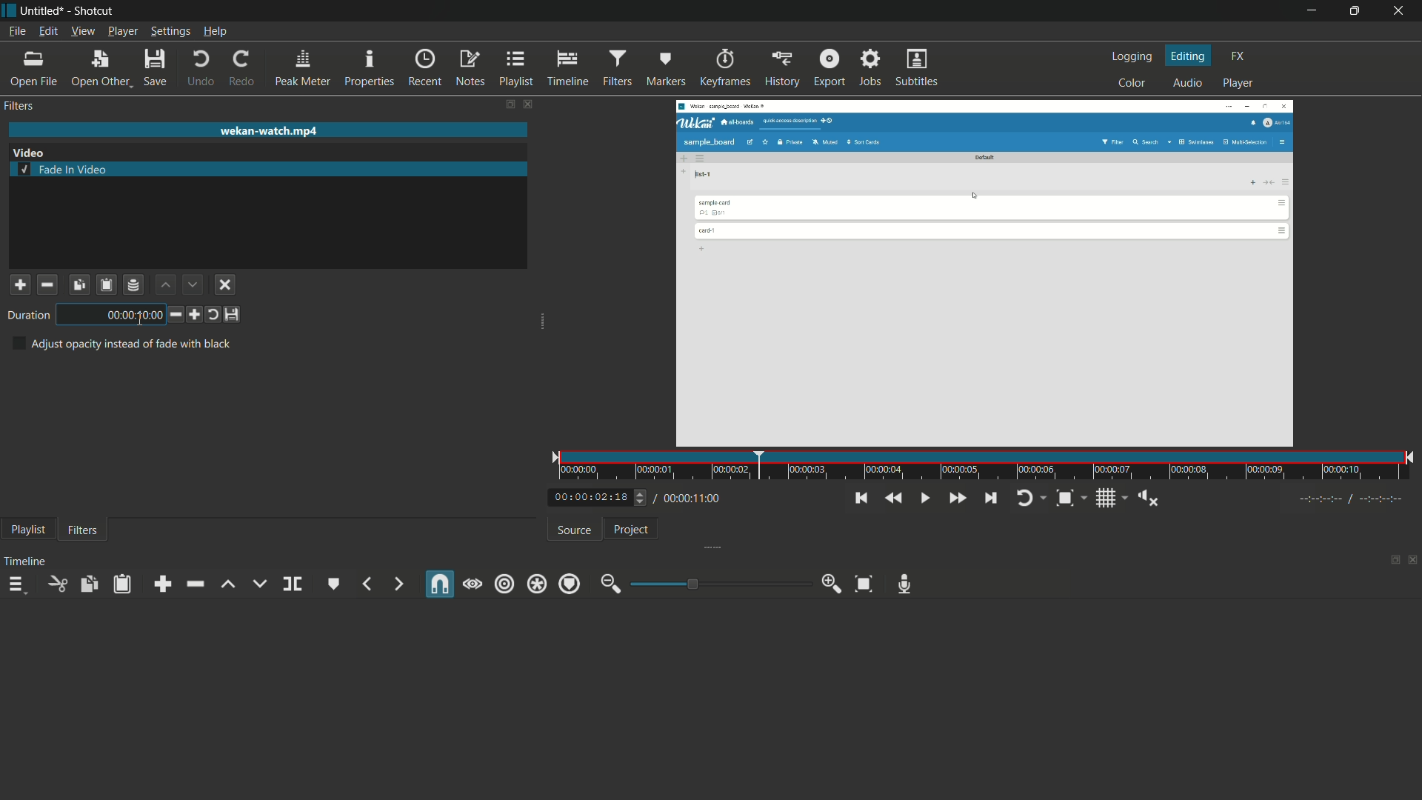 The width and height of the screenshot is (1422, 800). I want to click on save, so click(154, 67).